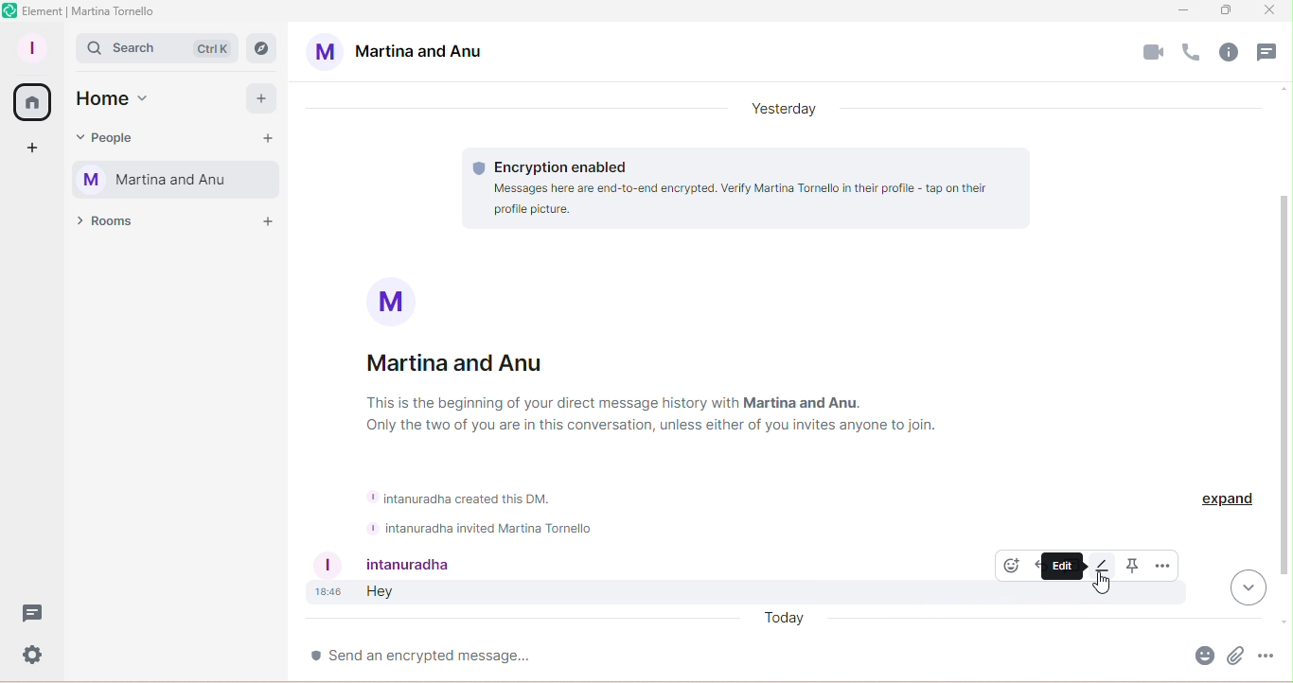  I want to click on Expand, so click(1227, 506).